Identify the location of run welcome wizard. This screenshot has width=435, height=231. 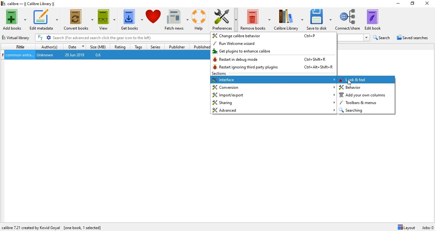
(274, 44).